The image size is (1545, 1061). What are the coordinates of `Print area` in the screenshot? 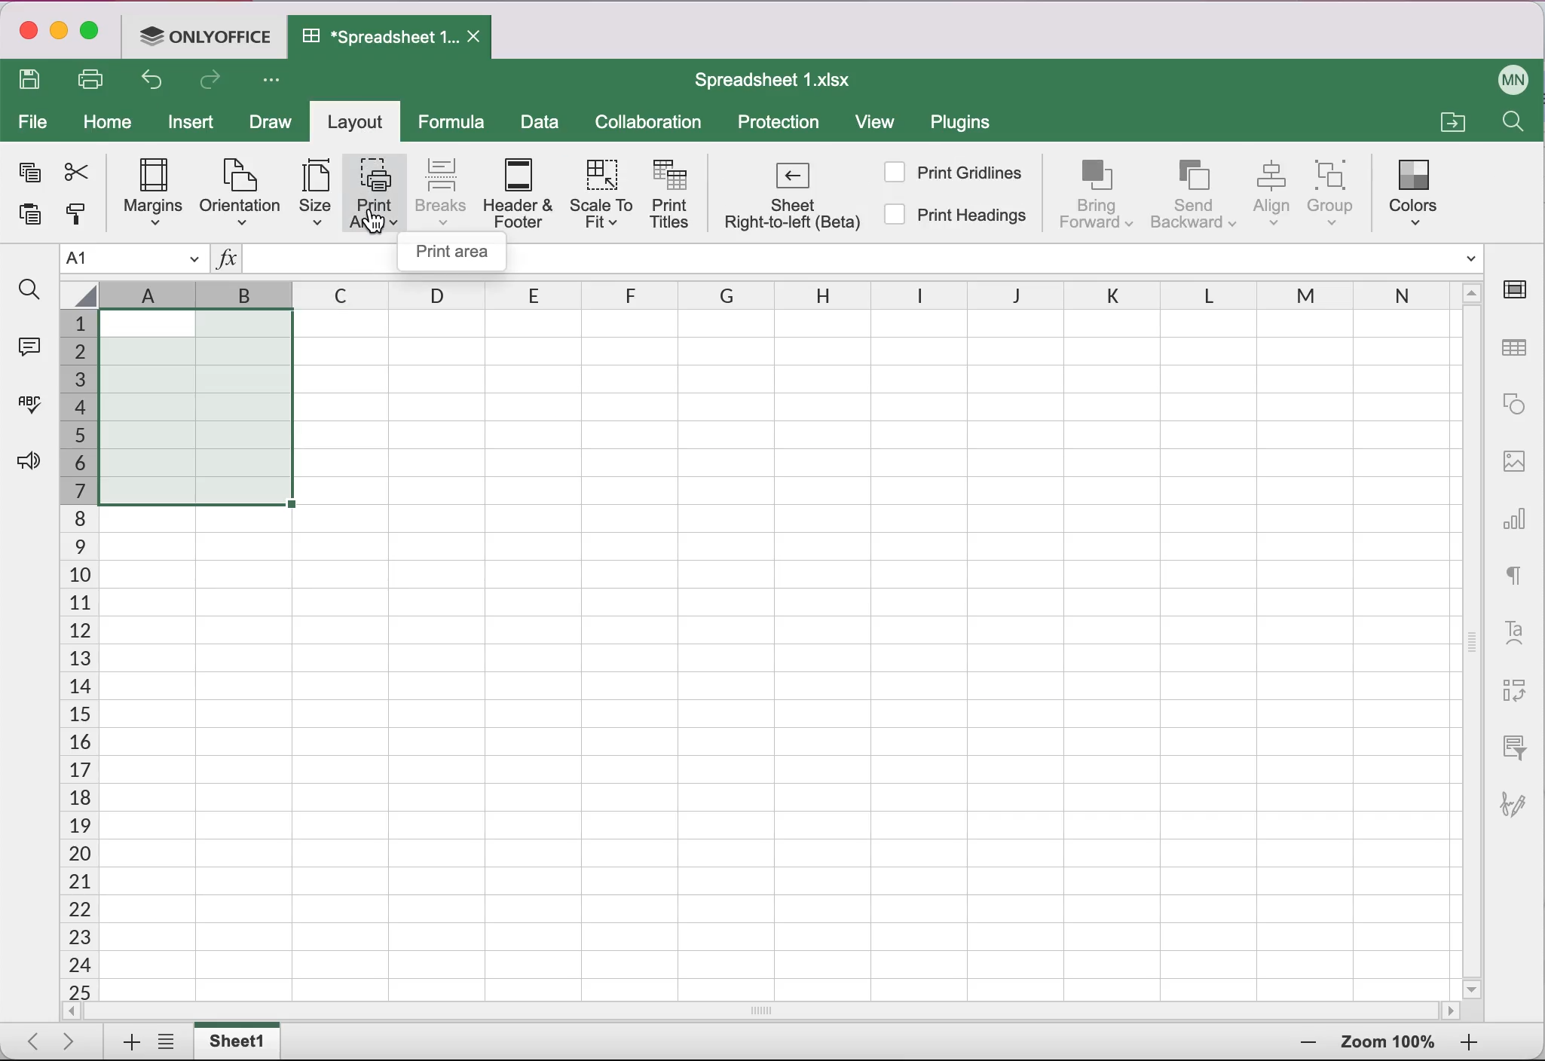 It's located at (367, 195).